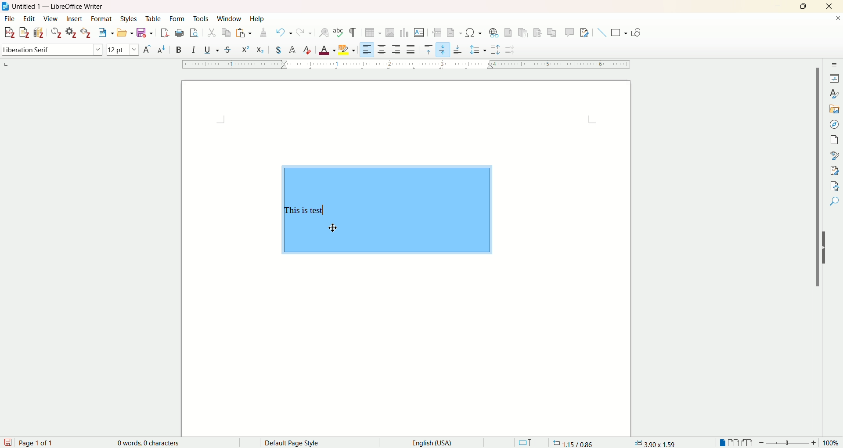 This screenshot has width=843, height=448. Describe the element at coordinates (243, 33) in the screenshot. I see `paste` at that location.